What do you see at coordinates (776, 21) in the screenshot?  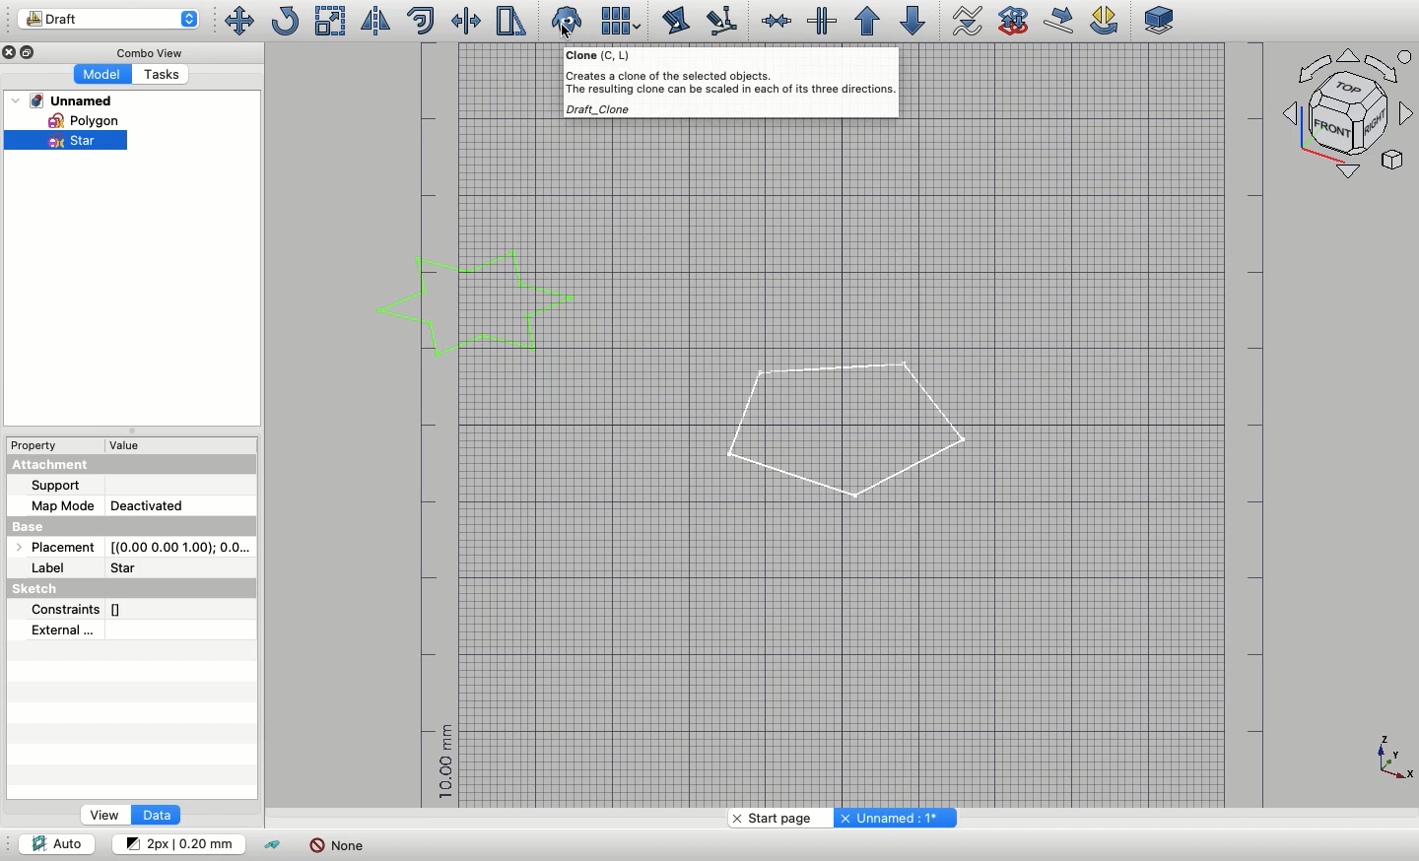 I see `Join` at bounding box center [776, 21].